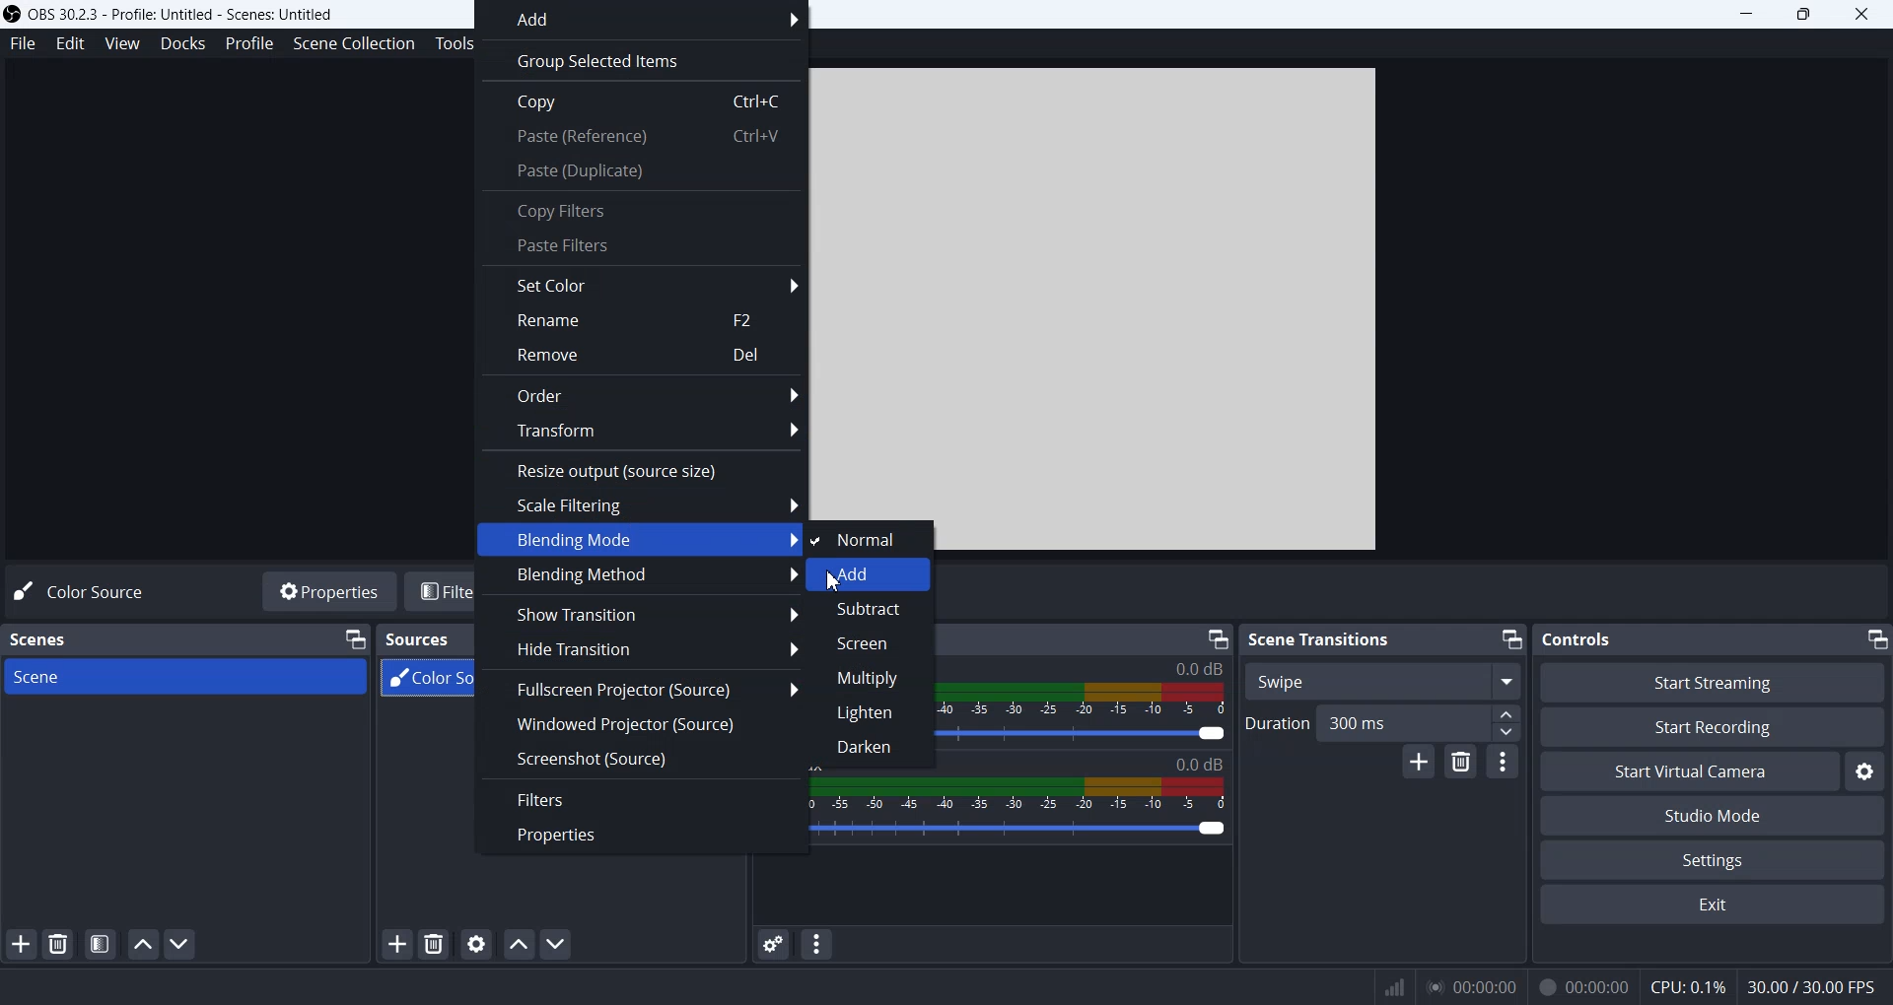 The image size is (1893, 1005). What do you see at coordinates (121, 42) in the screenshot?
I see `View` at bounding box center [121, 42].